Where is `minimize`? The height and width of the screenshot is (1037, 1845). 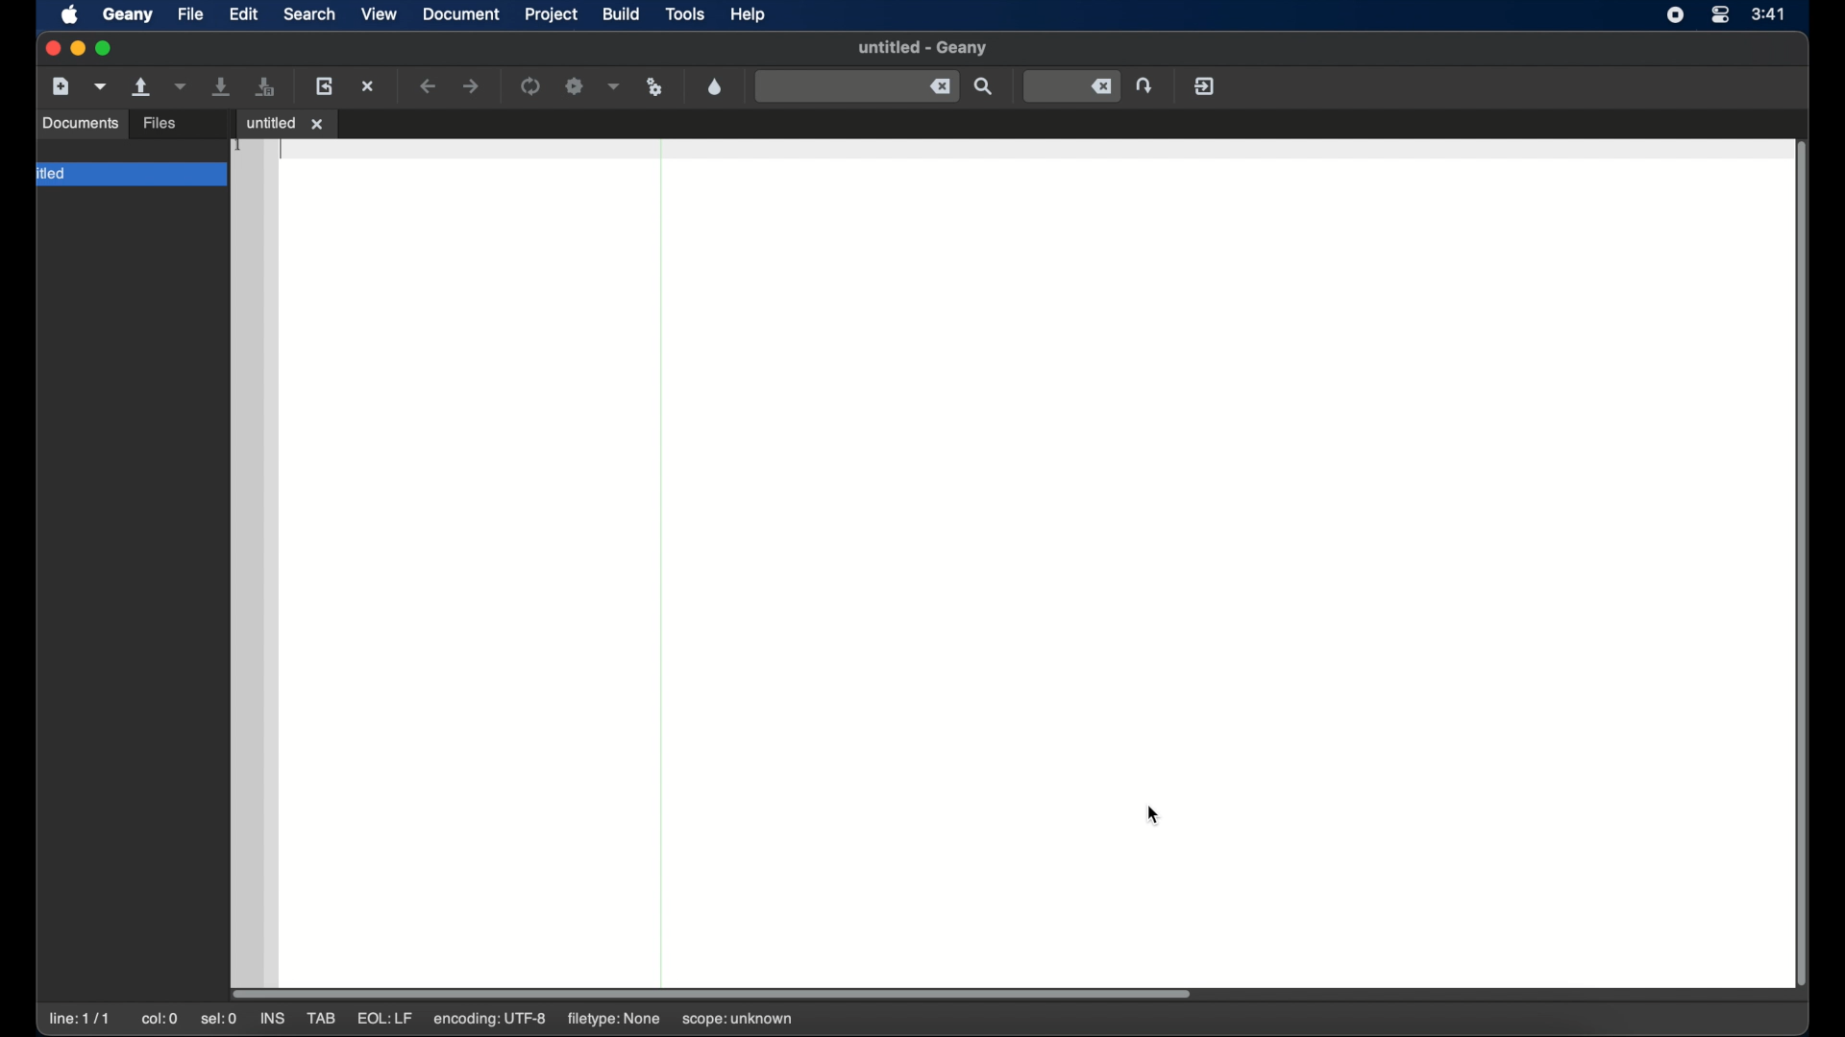
minimize is located at coordinates (78, 48).